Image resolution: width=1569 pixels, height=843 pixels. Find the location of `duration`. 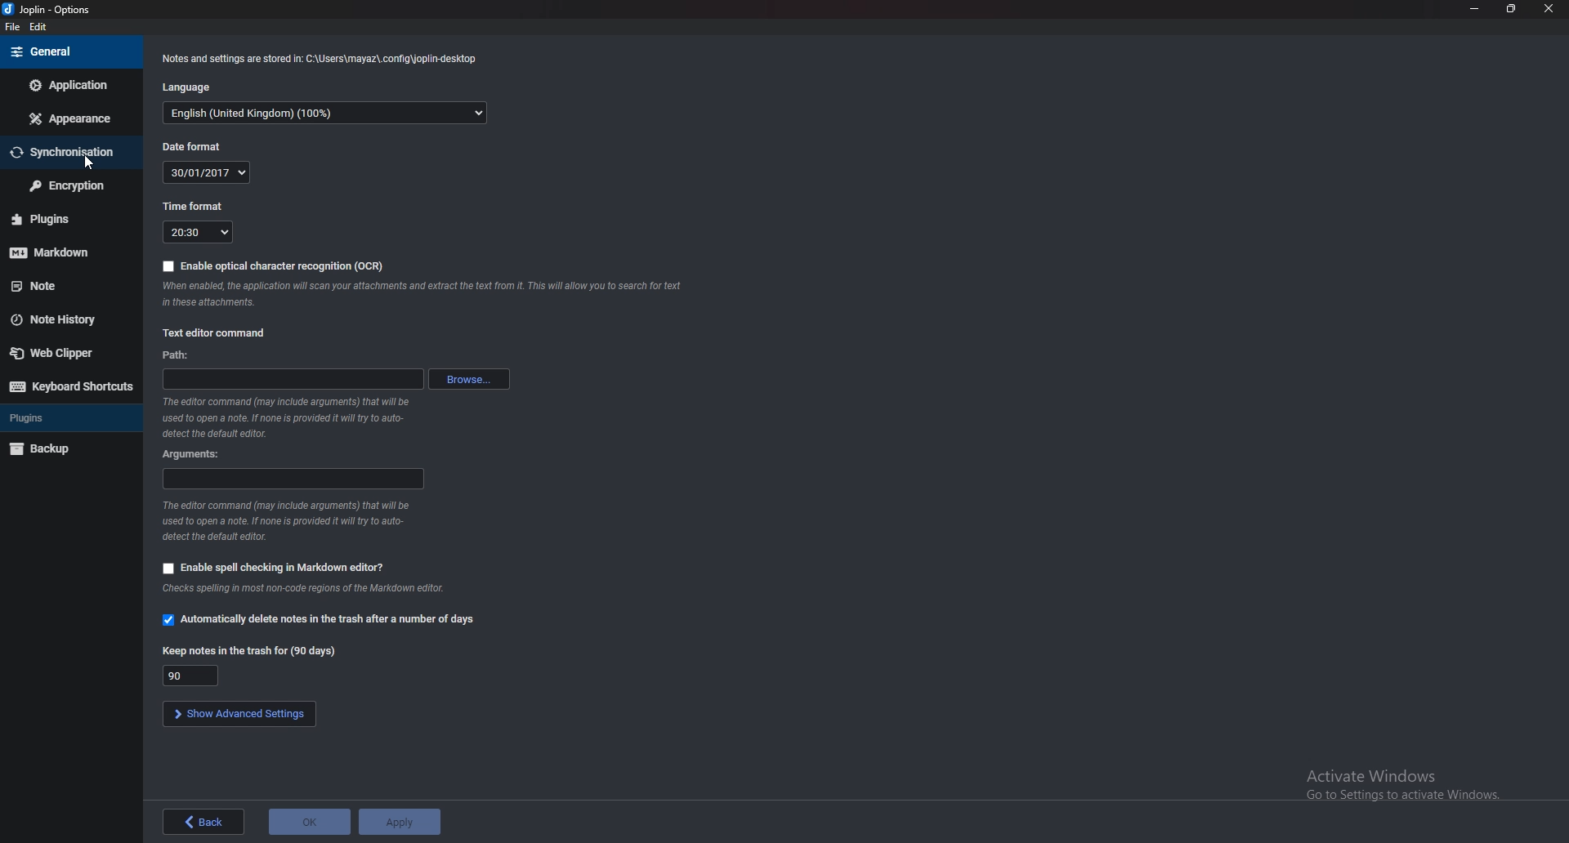

duration is located at coordinates (191, 676).